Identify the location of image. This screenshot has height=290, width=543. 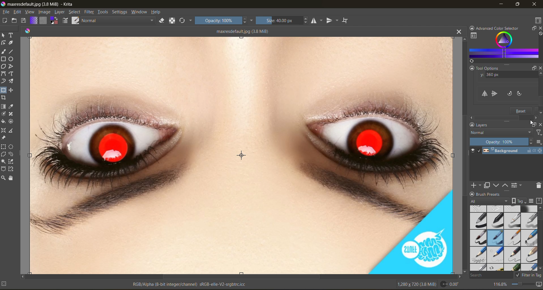
(44, 12).